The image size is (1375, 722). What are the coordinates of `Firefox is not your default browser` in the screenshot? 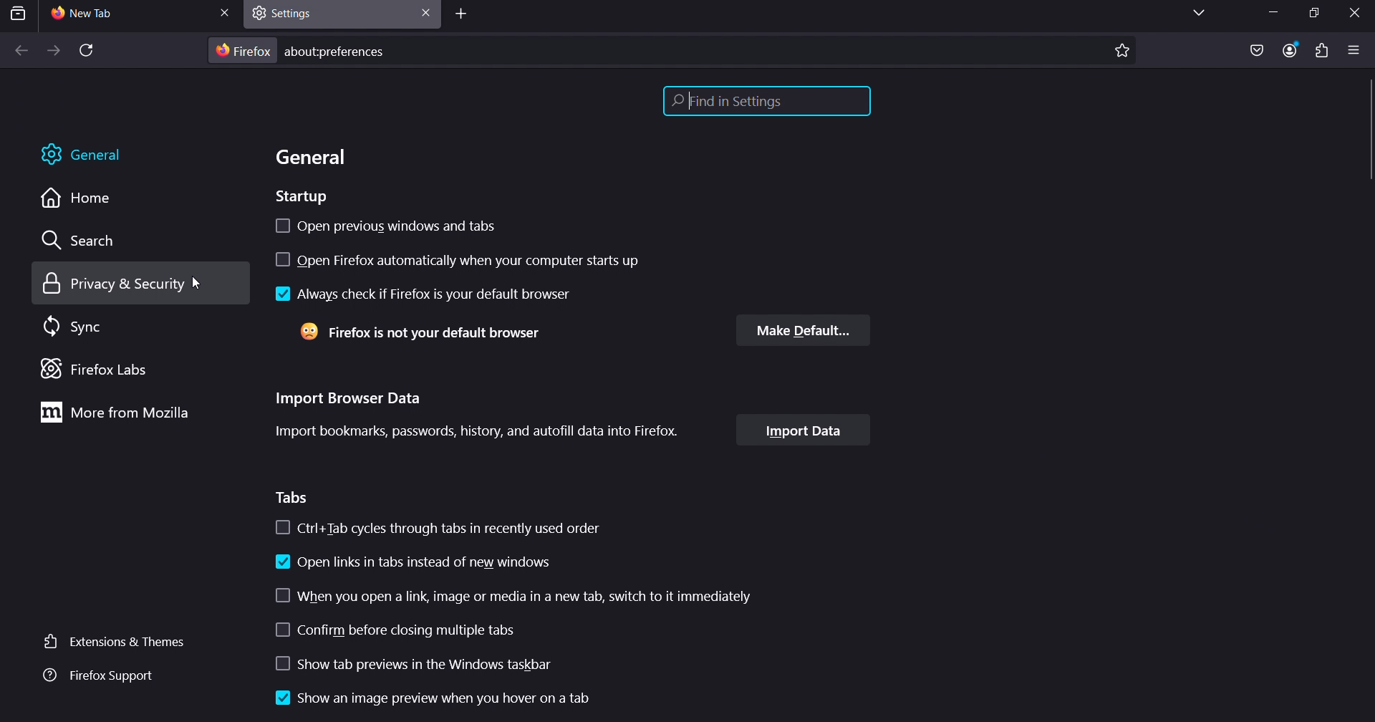 It's located at (422, 331).